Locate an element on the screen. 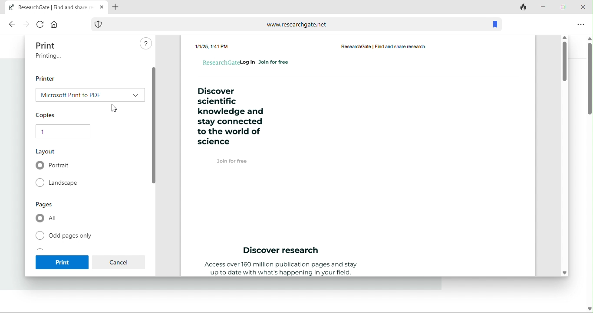 Image resolution: width=593 pixels, height=313 pixels. landscape is located at coordinates (60, 183).